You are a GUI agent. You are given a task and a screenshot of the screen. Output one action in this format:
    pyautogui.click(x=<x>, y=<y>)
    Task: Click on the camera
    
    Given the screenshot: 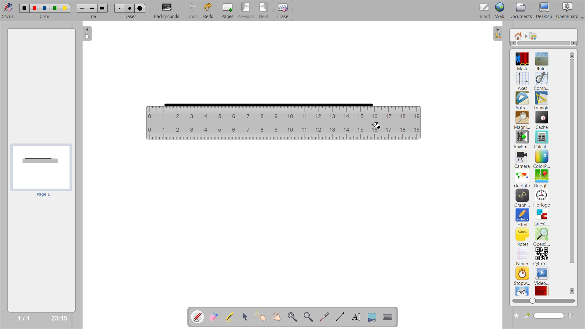 What is the action you would take?
    pyautogui.click(x=522, y=160)
    